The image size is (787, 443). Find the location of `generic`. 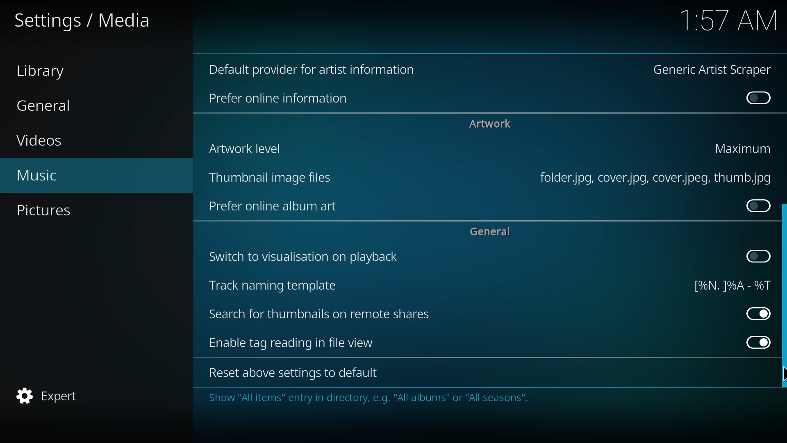

generic is located at coordinates (714, 71).